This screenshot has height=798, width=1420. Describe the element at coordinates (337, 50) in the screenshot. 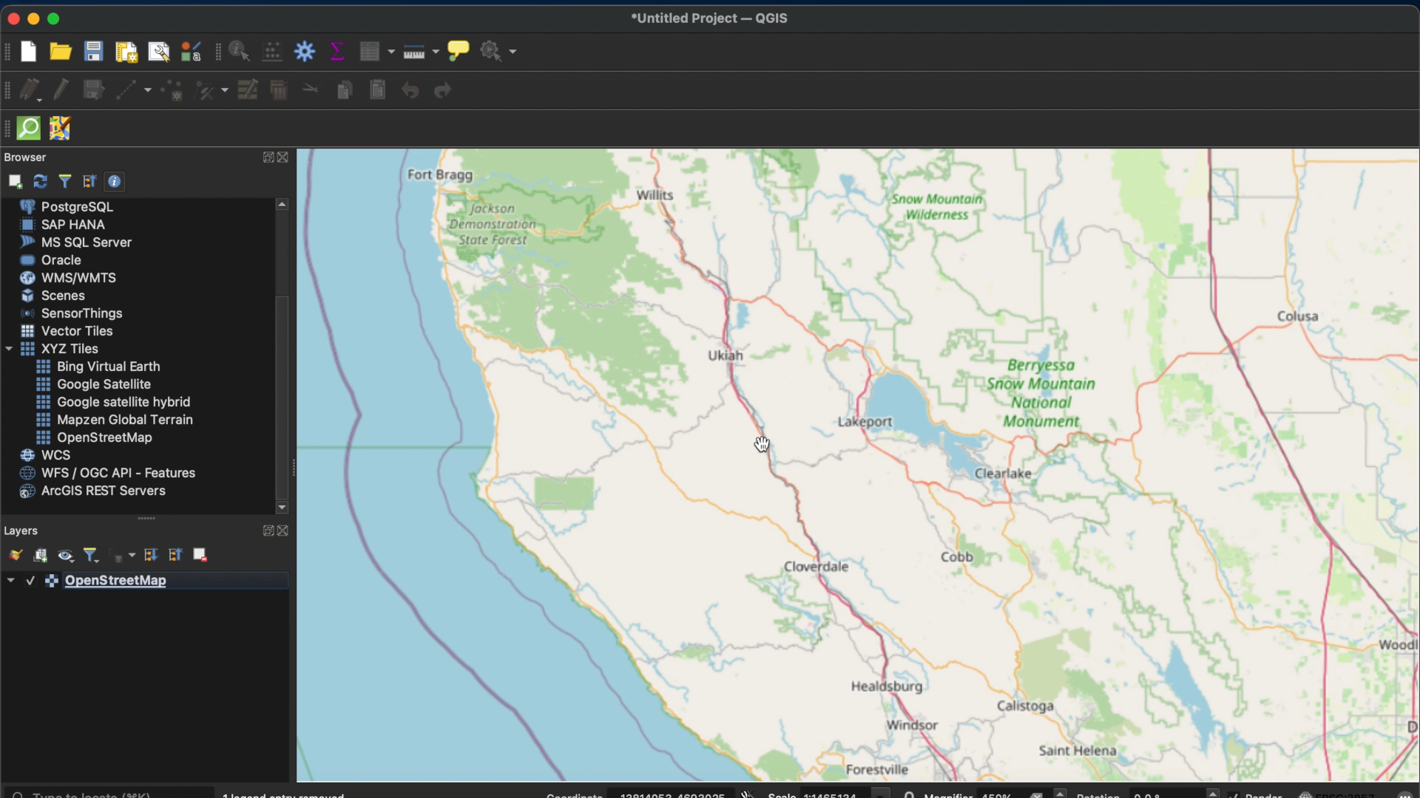

I see `show statistical summary` at that location.